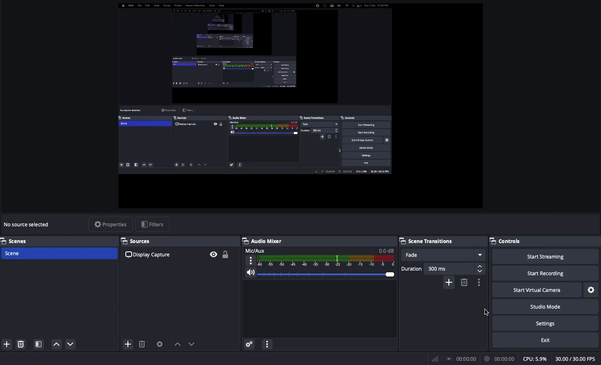  I want to click on Start streaming, so click(551, 257).